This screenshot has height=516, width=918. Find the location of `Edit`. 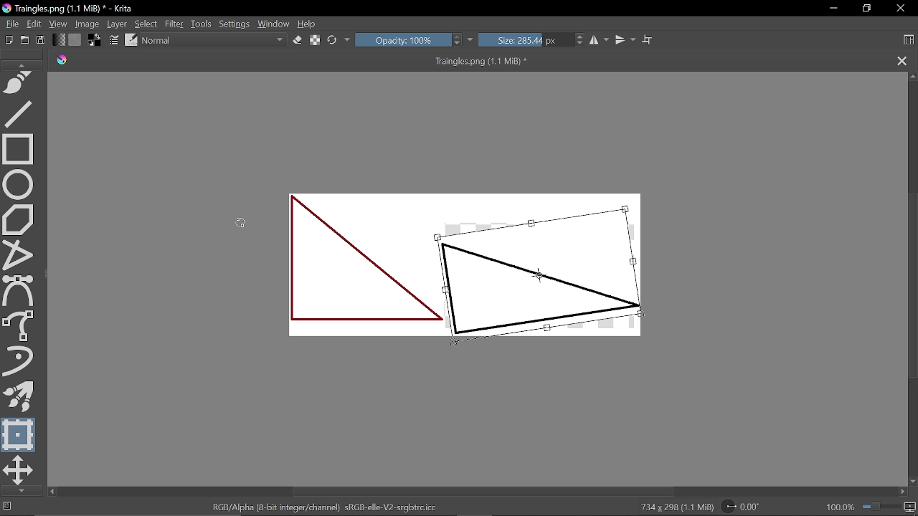

Edit is located at coordinates (34, 24).